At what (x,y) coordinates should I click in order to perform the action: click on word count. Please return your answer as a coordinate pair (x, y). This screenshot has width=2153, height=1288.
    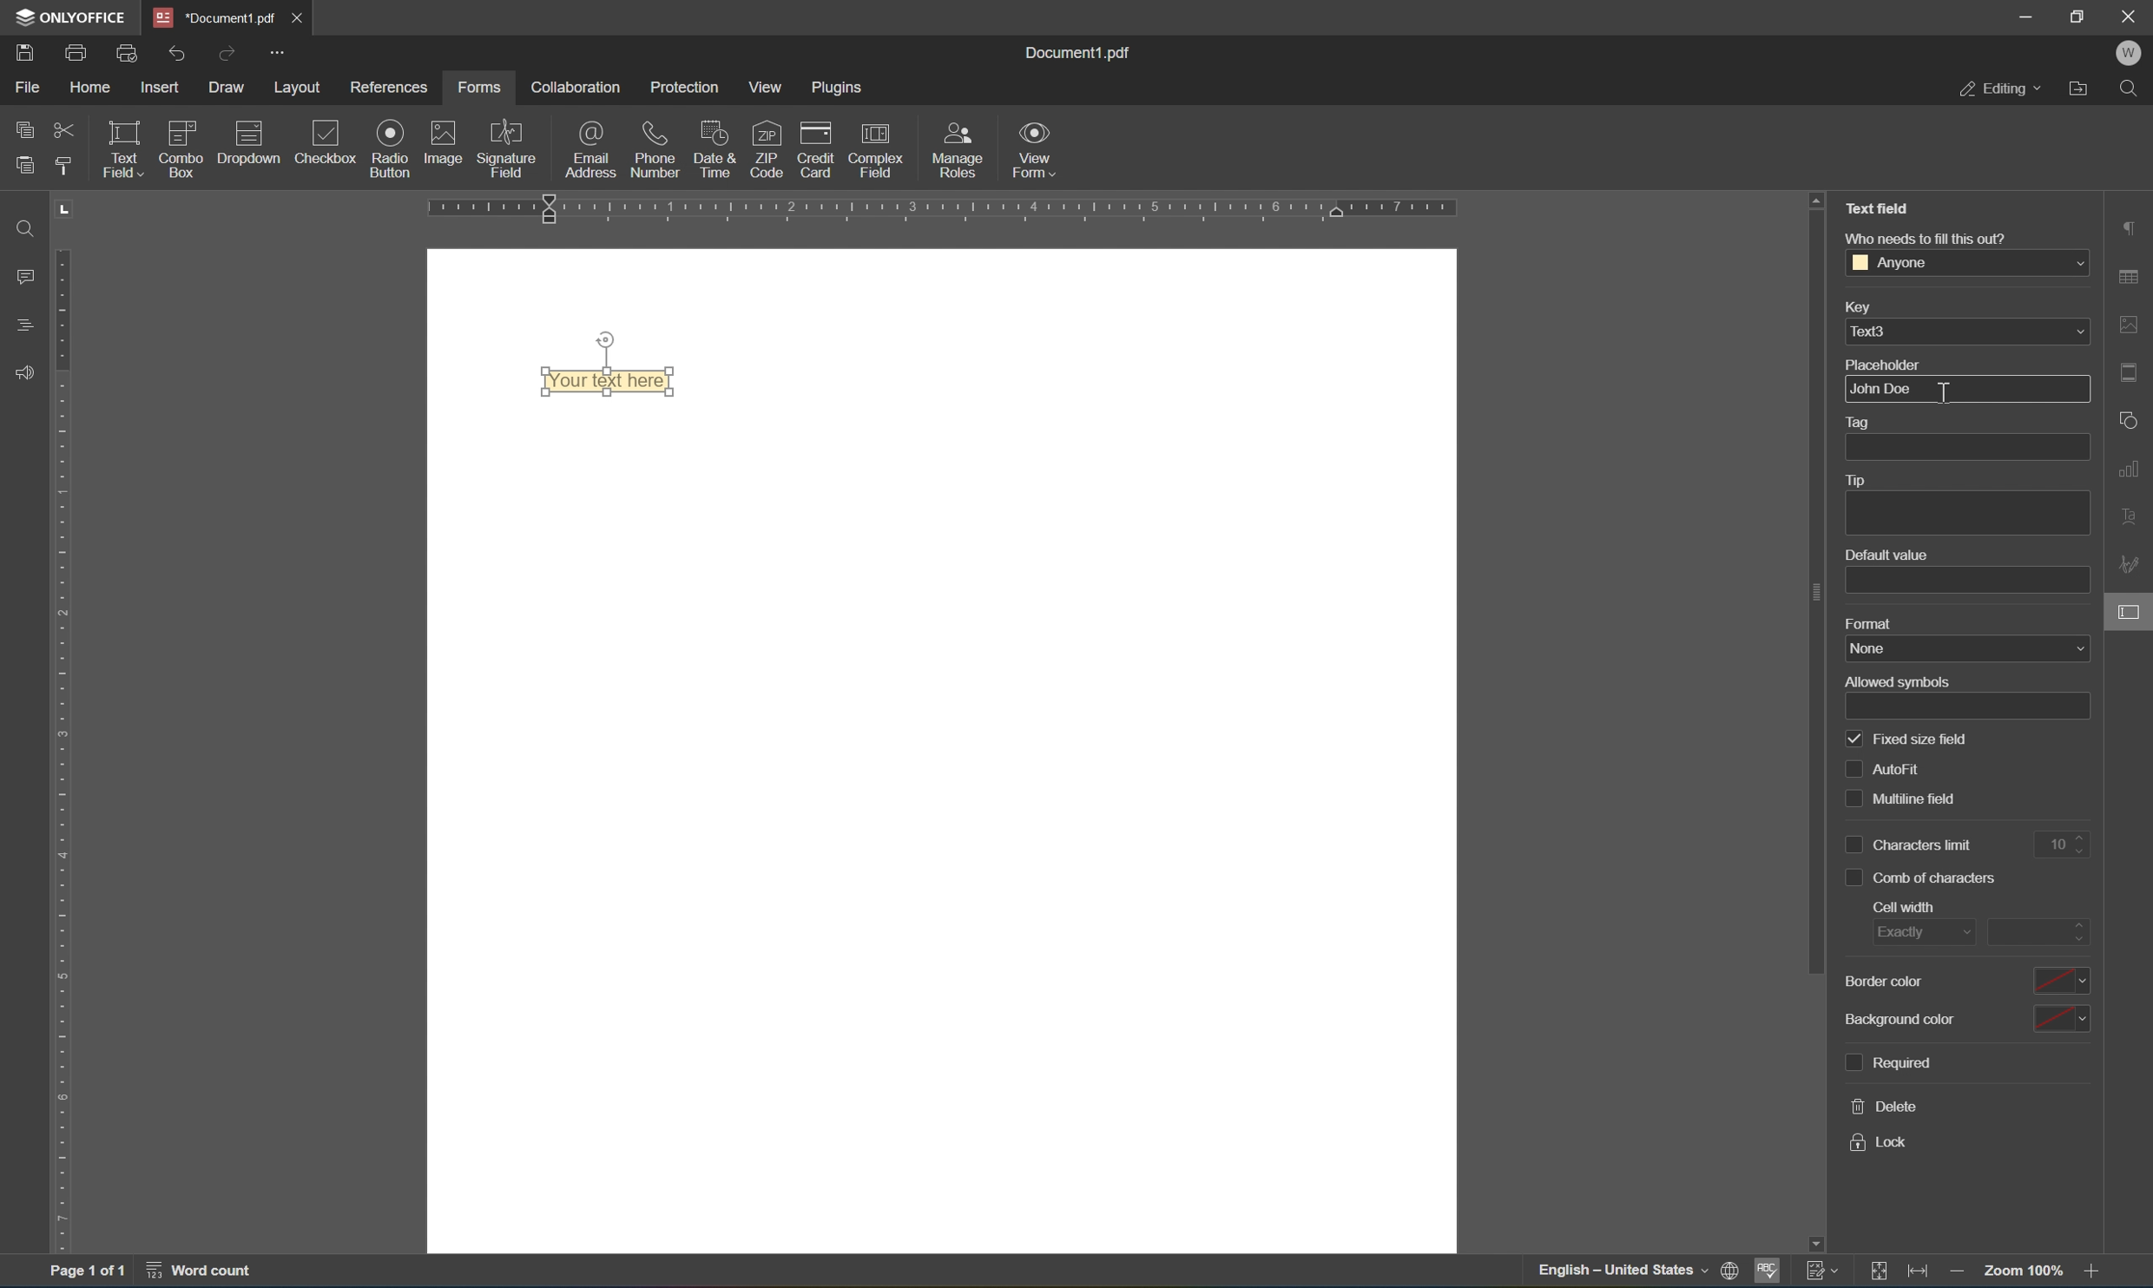
    Looking at the image, I should click on (205, 1273).